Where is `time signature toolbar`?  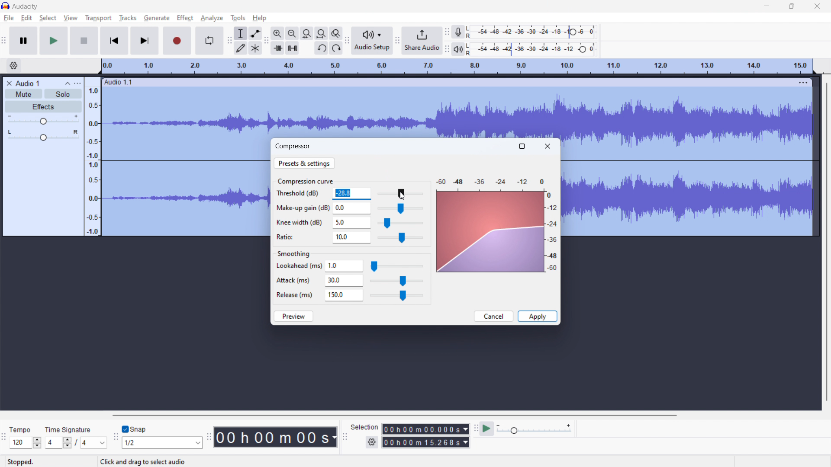 time signature toolbar is located at coordinates (4, 438).